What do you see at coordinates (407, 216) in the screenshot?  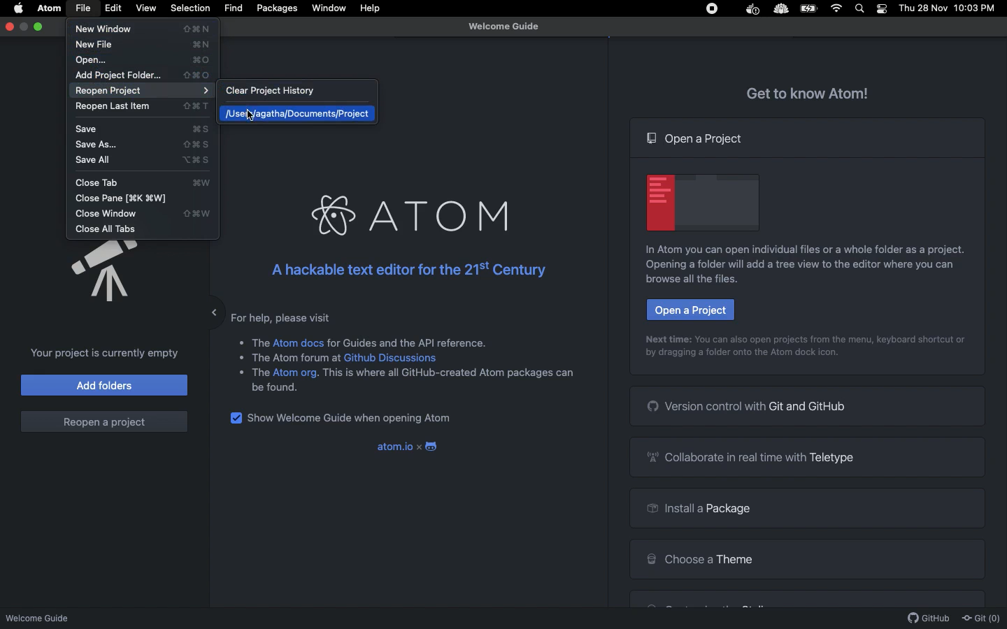 I see `Atom` at bounding box center [407, 216].